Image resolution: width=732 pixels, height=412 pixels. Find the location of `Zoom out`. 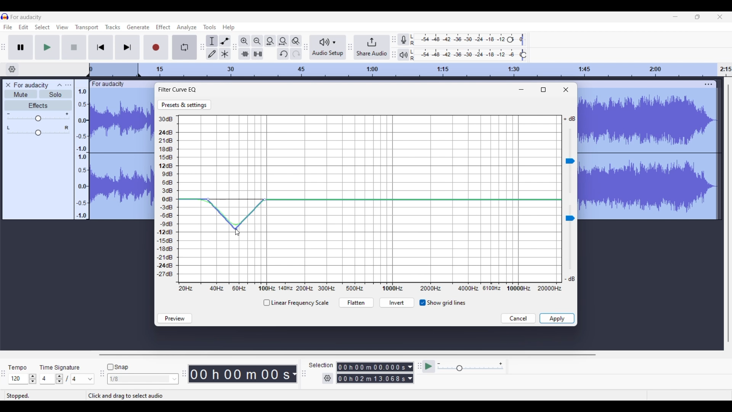

Zoom out is located at coordinates (257, 41).